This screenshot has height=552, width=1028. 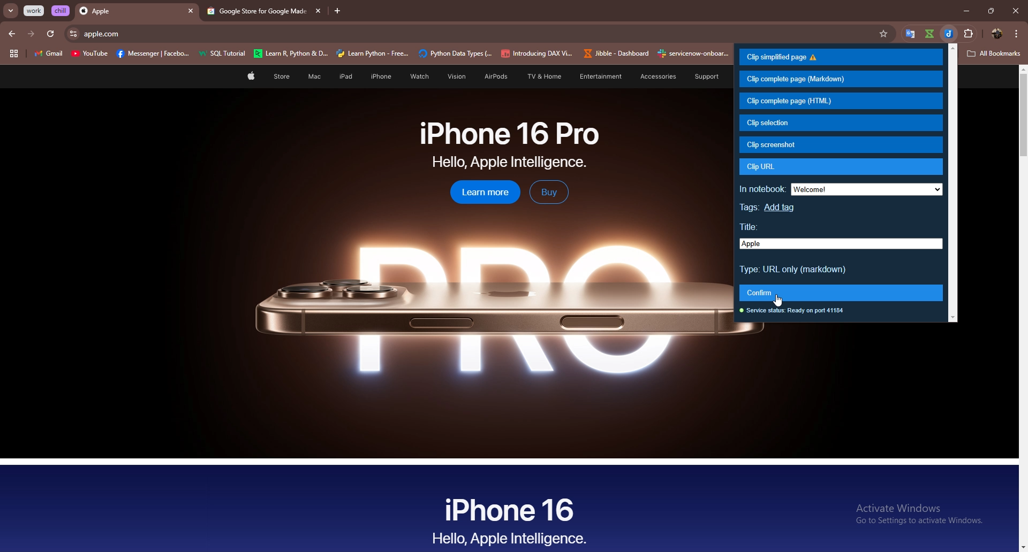 What do you see at coordinates (600, 76) in the screenshot?
I see `Entertainment` at bounding box center [600, 76].